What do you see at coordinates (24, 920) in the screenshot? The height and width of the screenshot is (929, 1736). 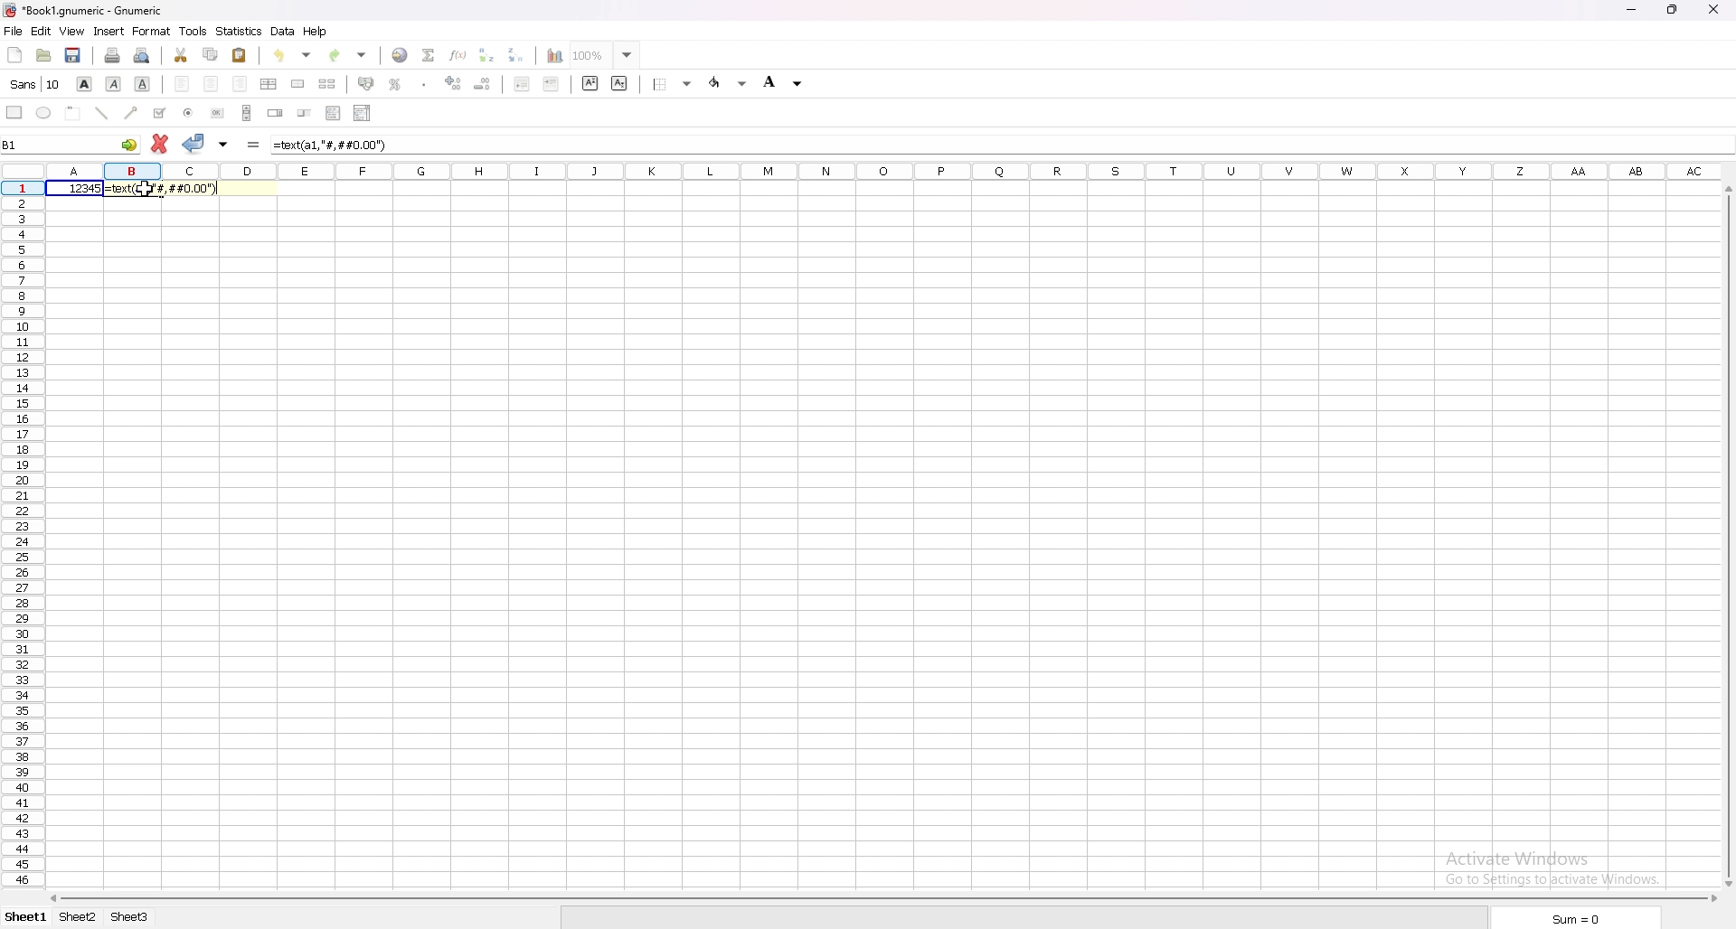 I see `sheet1` at bounding box center [24, 920].